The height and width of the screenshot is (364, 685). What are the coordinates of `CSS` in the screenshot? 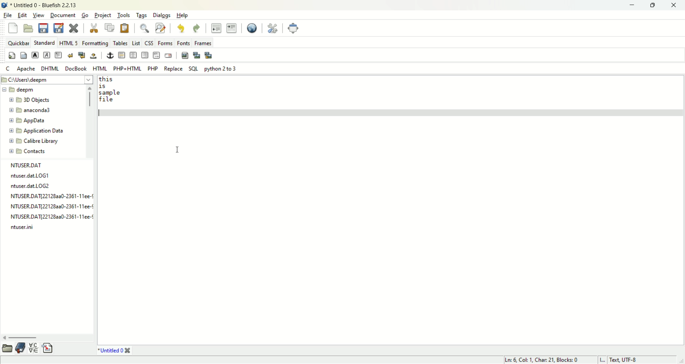 It's located at (150, 43).